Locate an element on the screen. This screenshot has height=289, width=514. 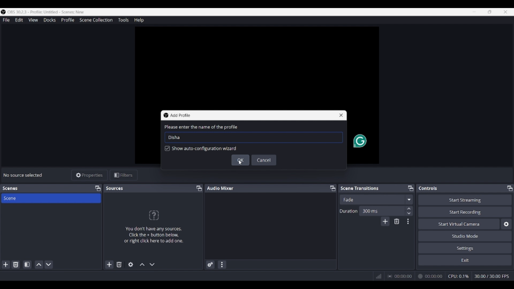
Studio mode is located at coordinates (465, 236).